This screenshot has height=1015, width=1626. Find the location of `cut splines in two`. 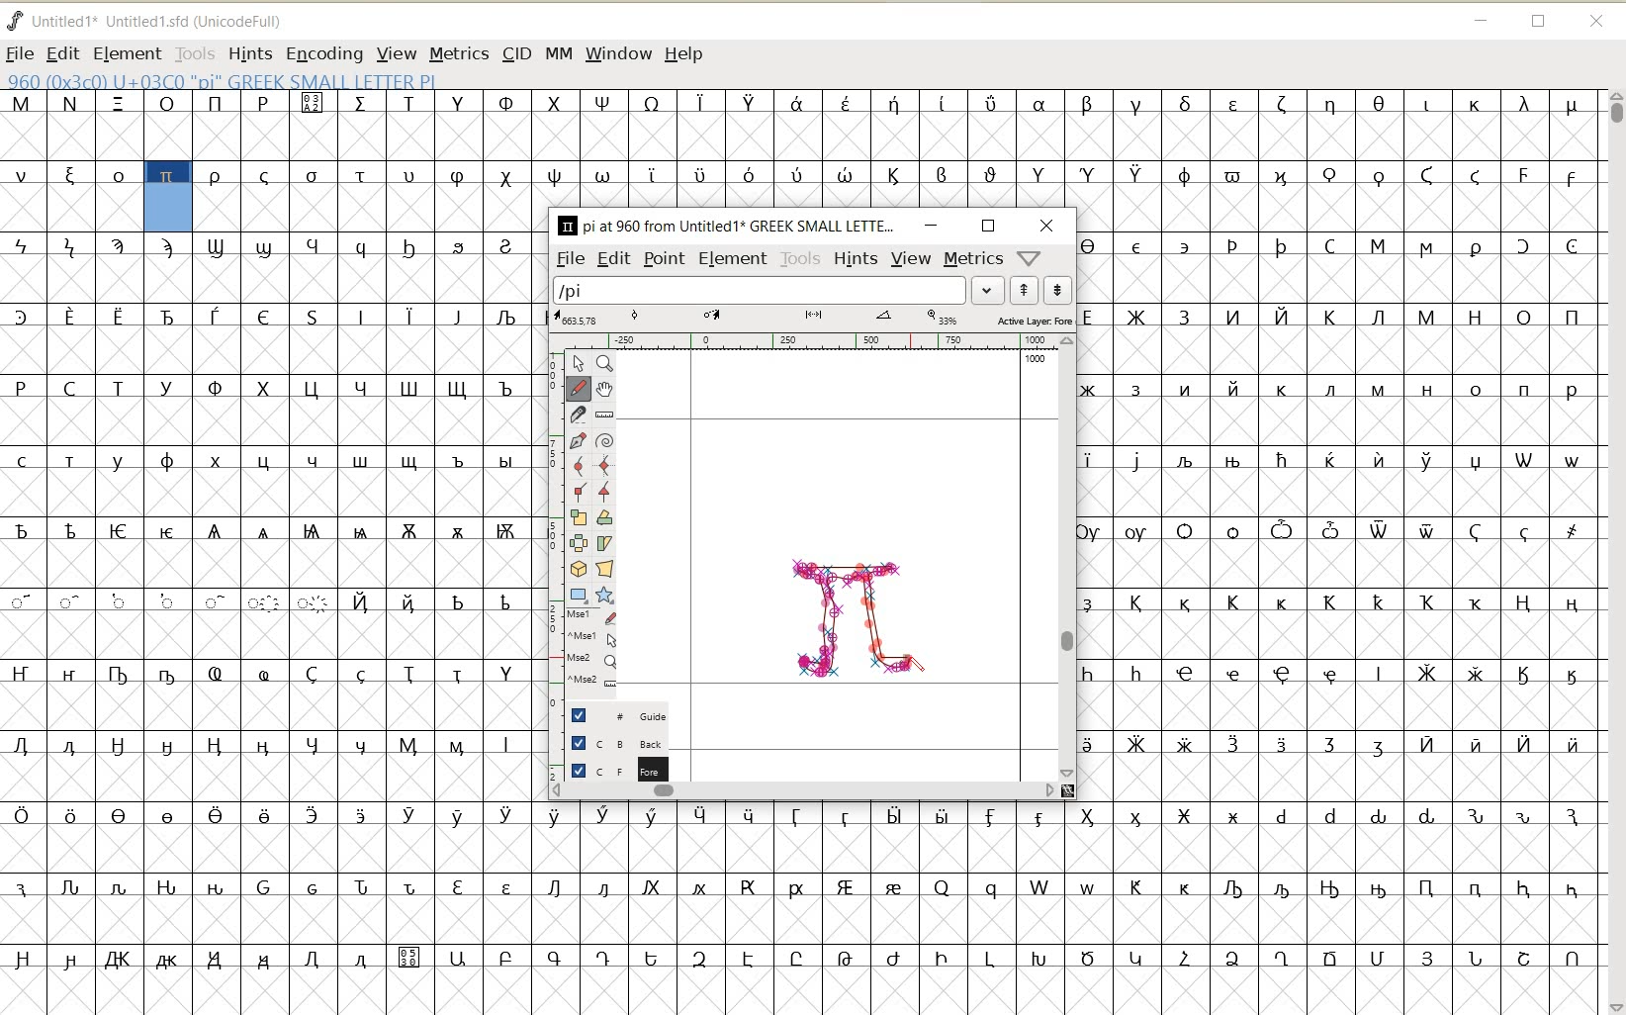

cut splines in two is located at coordinates (575, 415).